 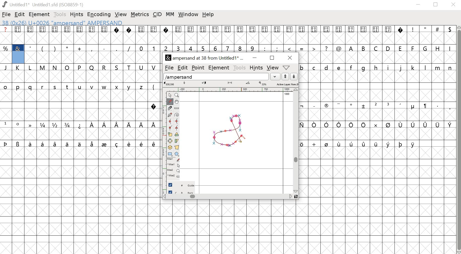 I want to click on 001F, so click(x=388, y=35).